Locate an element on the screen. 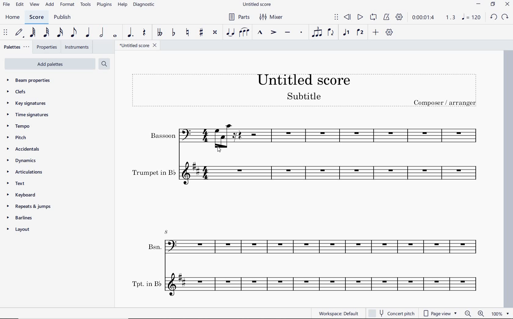  select to move is located at coordinates (5, 33).